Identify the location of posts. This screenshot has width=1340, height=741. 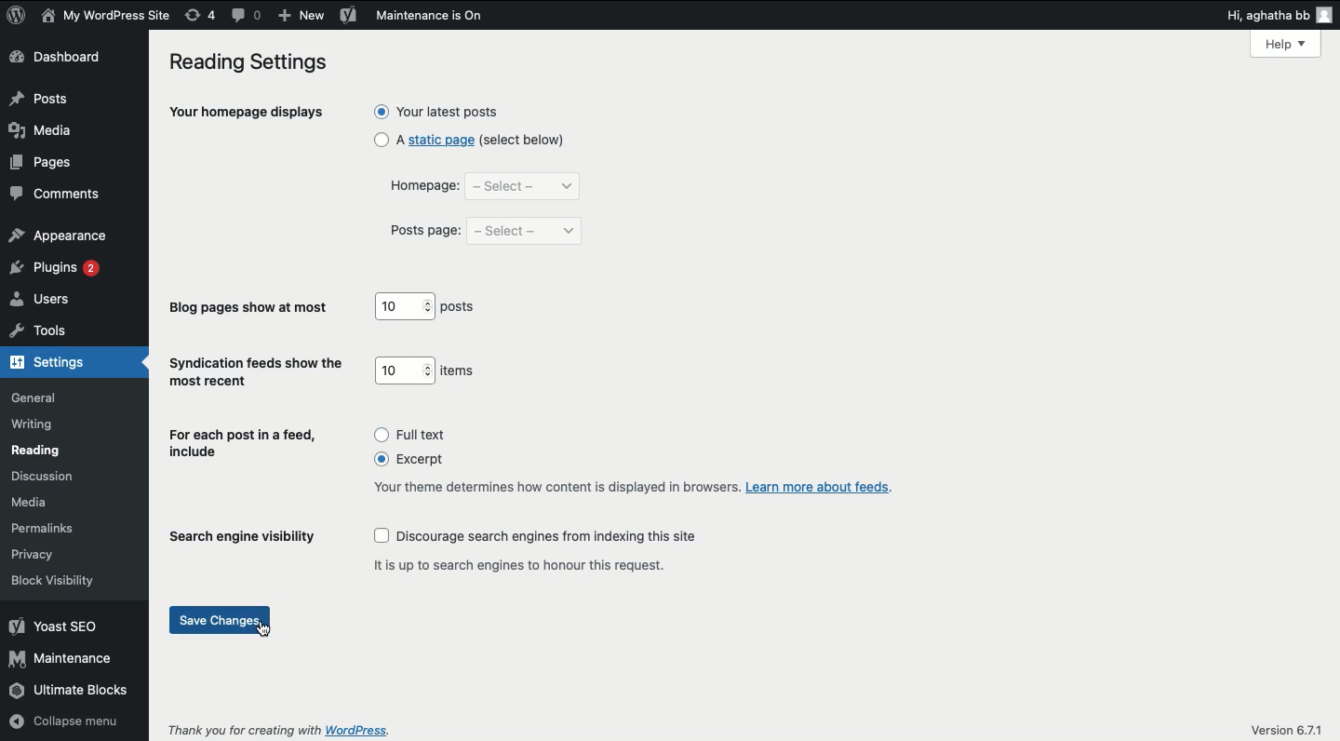
(42, 98).